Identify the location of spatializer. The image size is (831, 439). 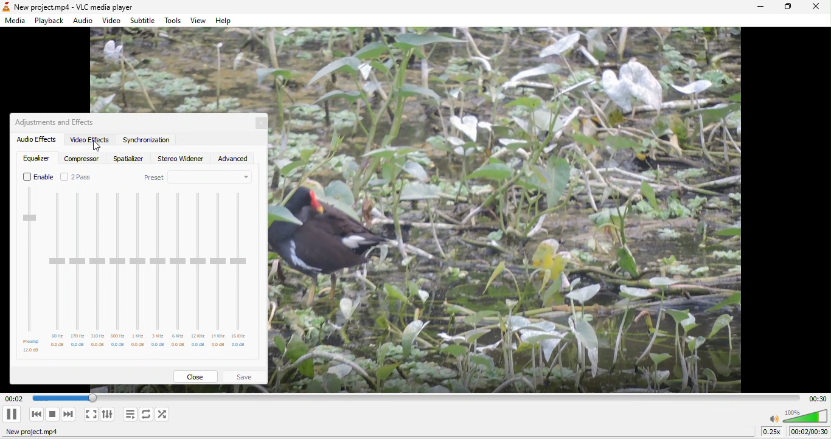
(127, 159).